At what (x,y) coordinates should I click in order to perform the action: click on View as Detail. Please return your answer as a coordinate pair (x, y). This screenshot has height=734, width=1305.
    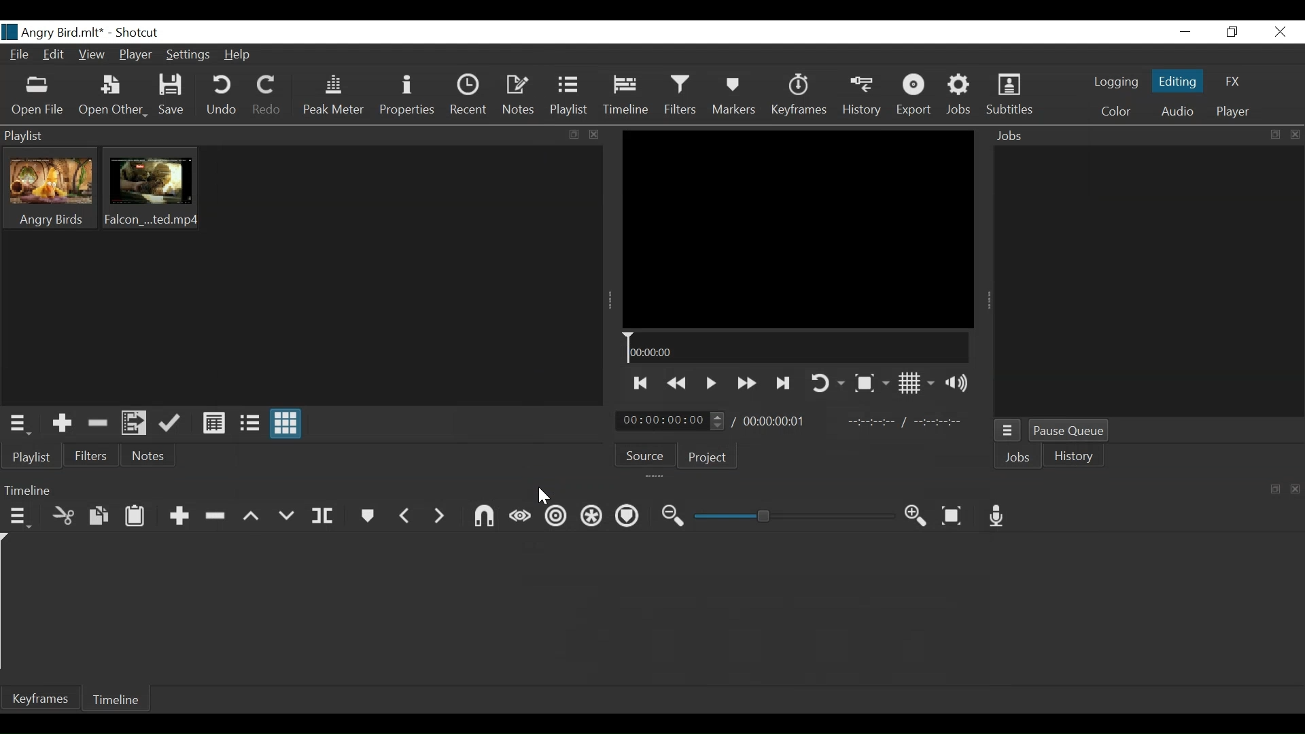
    Looking at the image, I should click on (211, 423).